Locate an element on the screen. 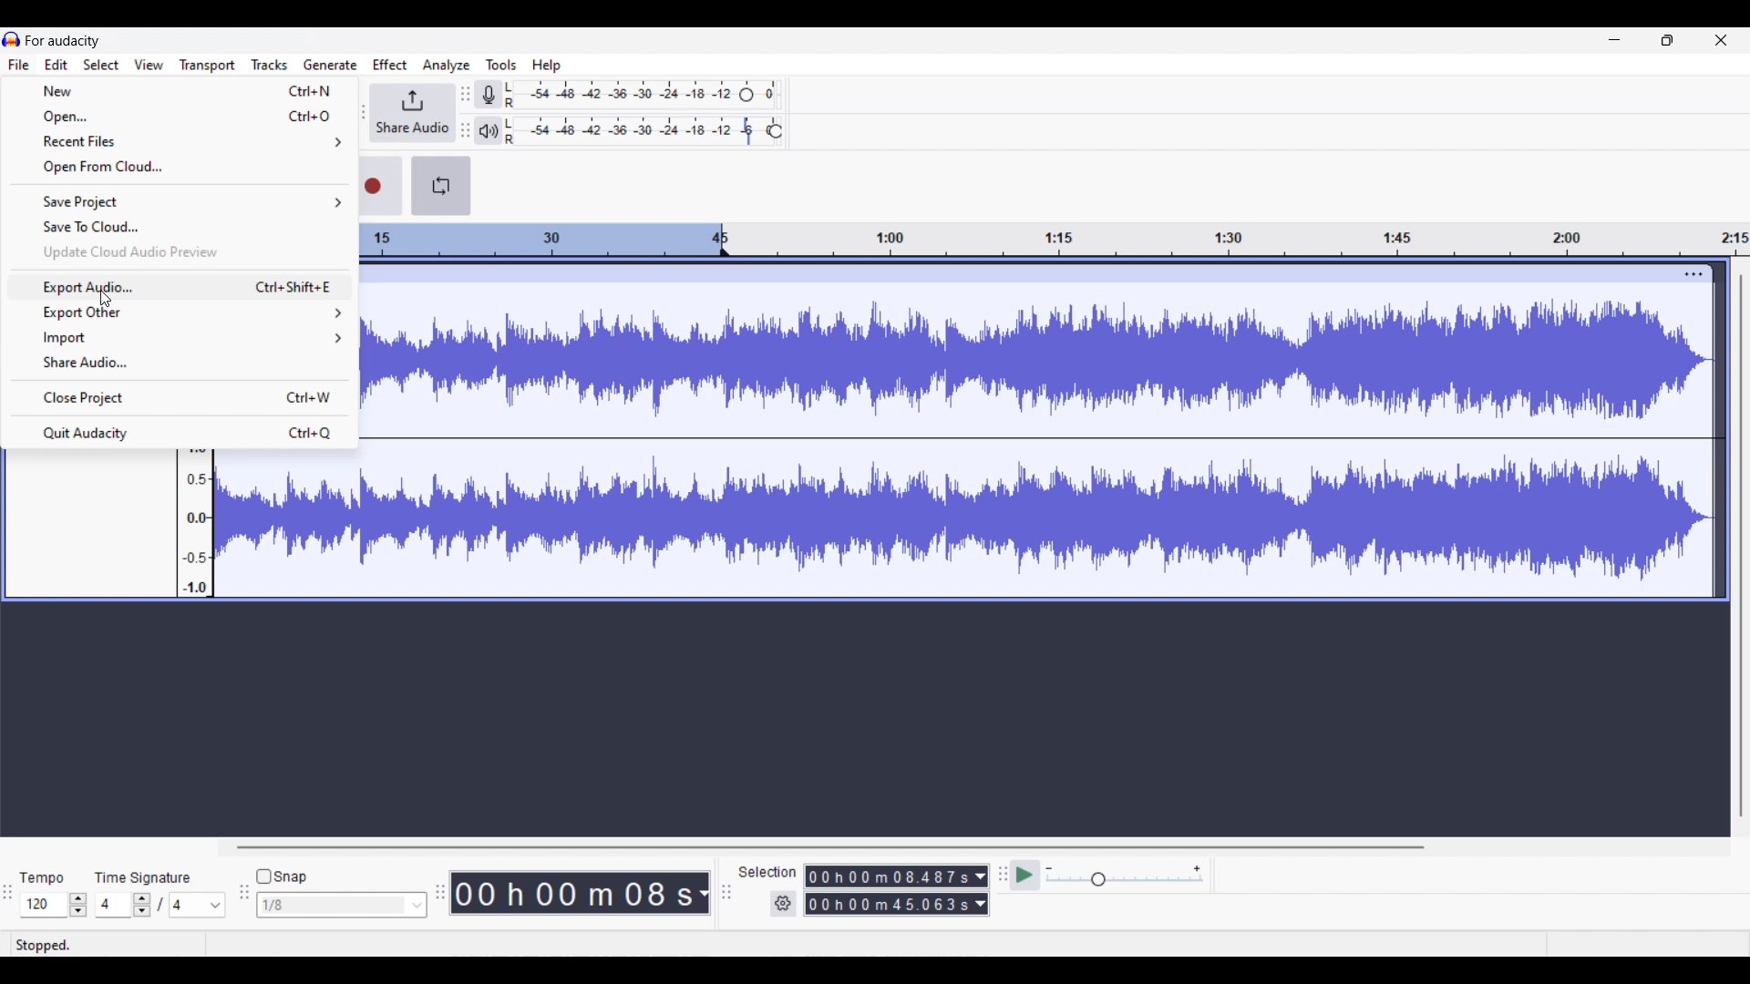 This screenshot has height=984, width=1750. Export other options is located at coordinates (181, 313).